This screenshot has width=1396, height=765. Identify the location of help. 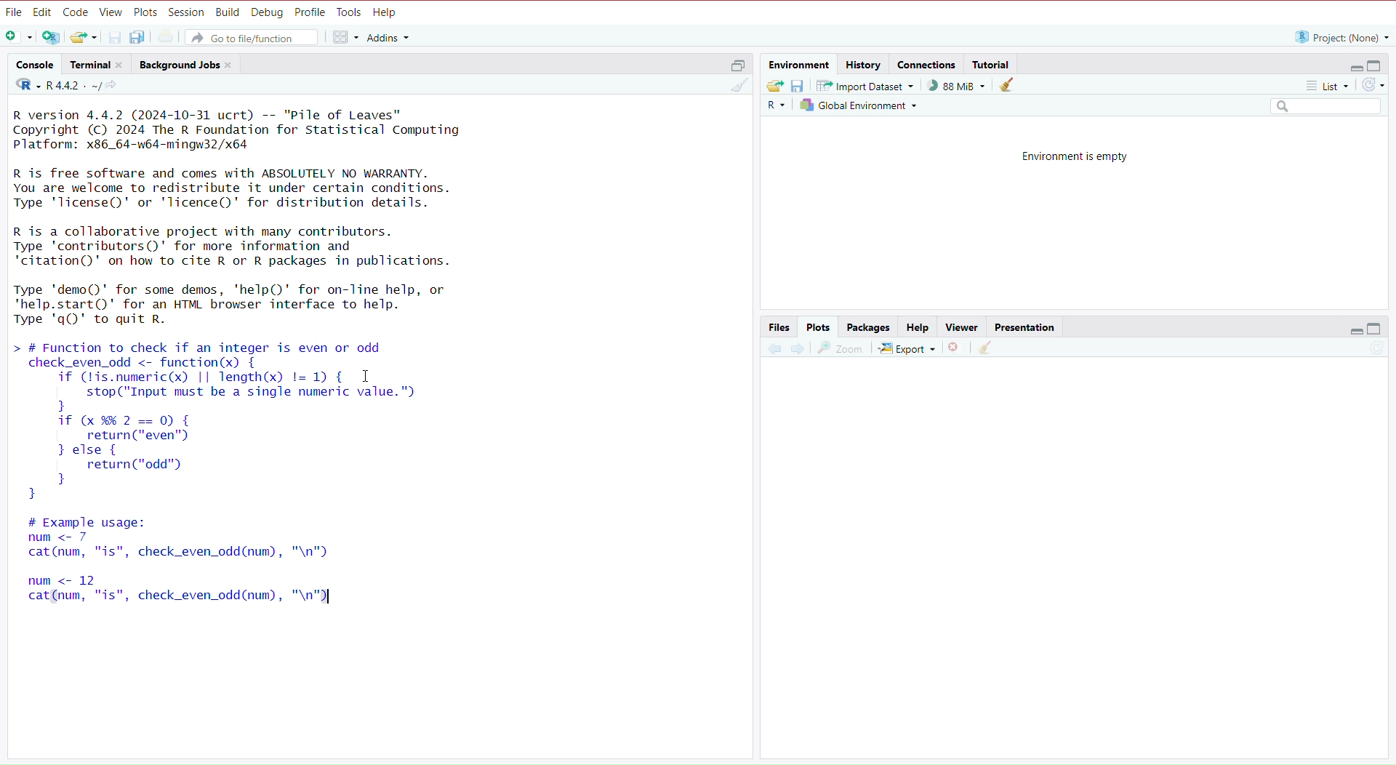
(388, 13).